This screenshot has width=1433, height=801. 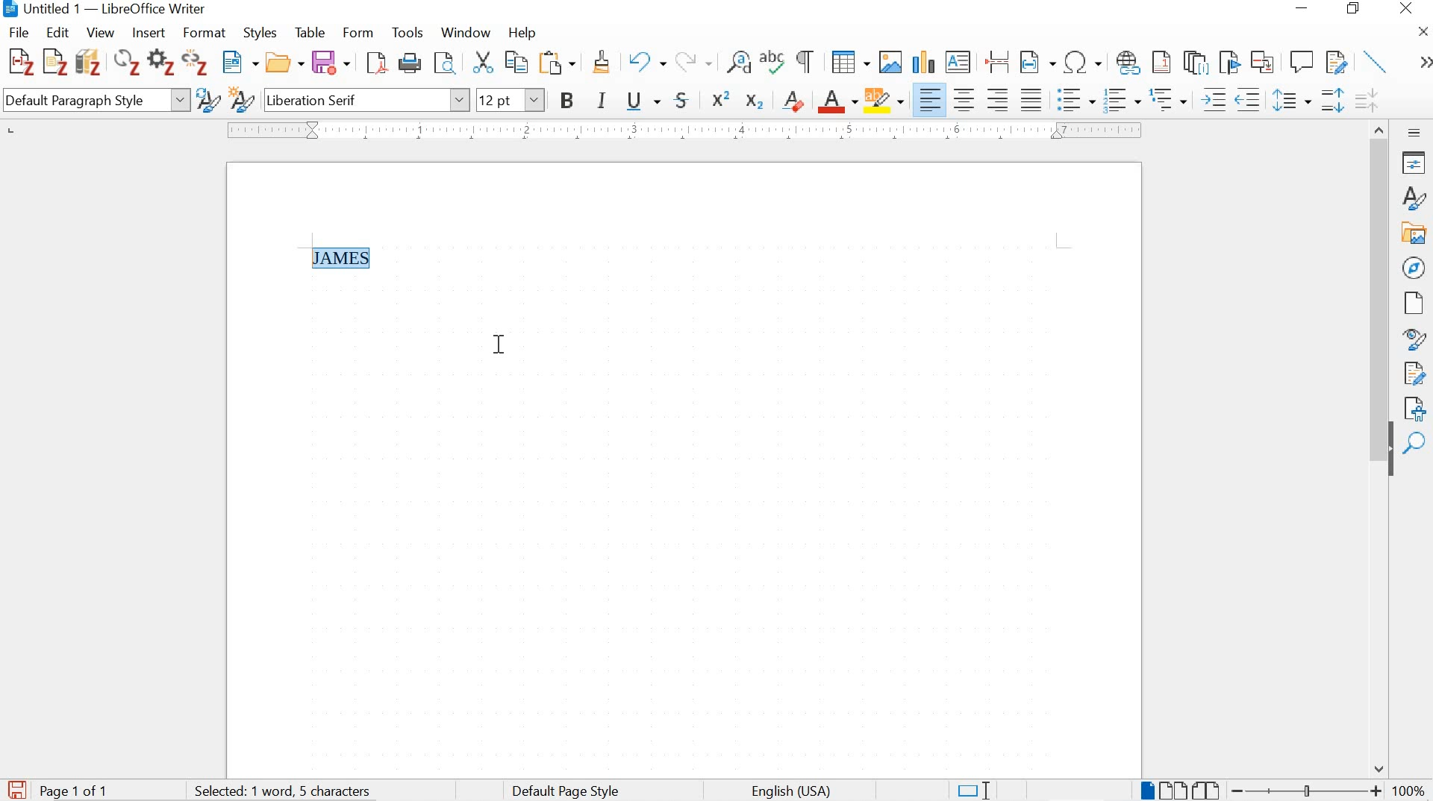 I want to click on toggle ordered list, so click(x=1120, y=101).